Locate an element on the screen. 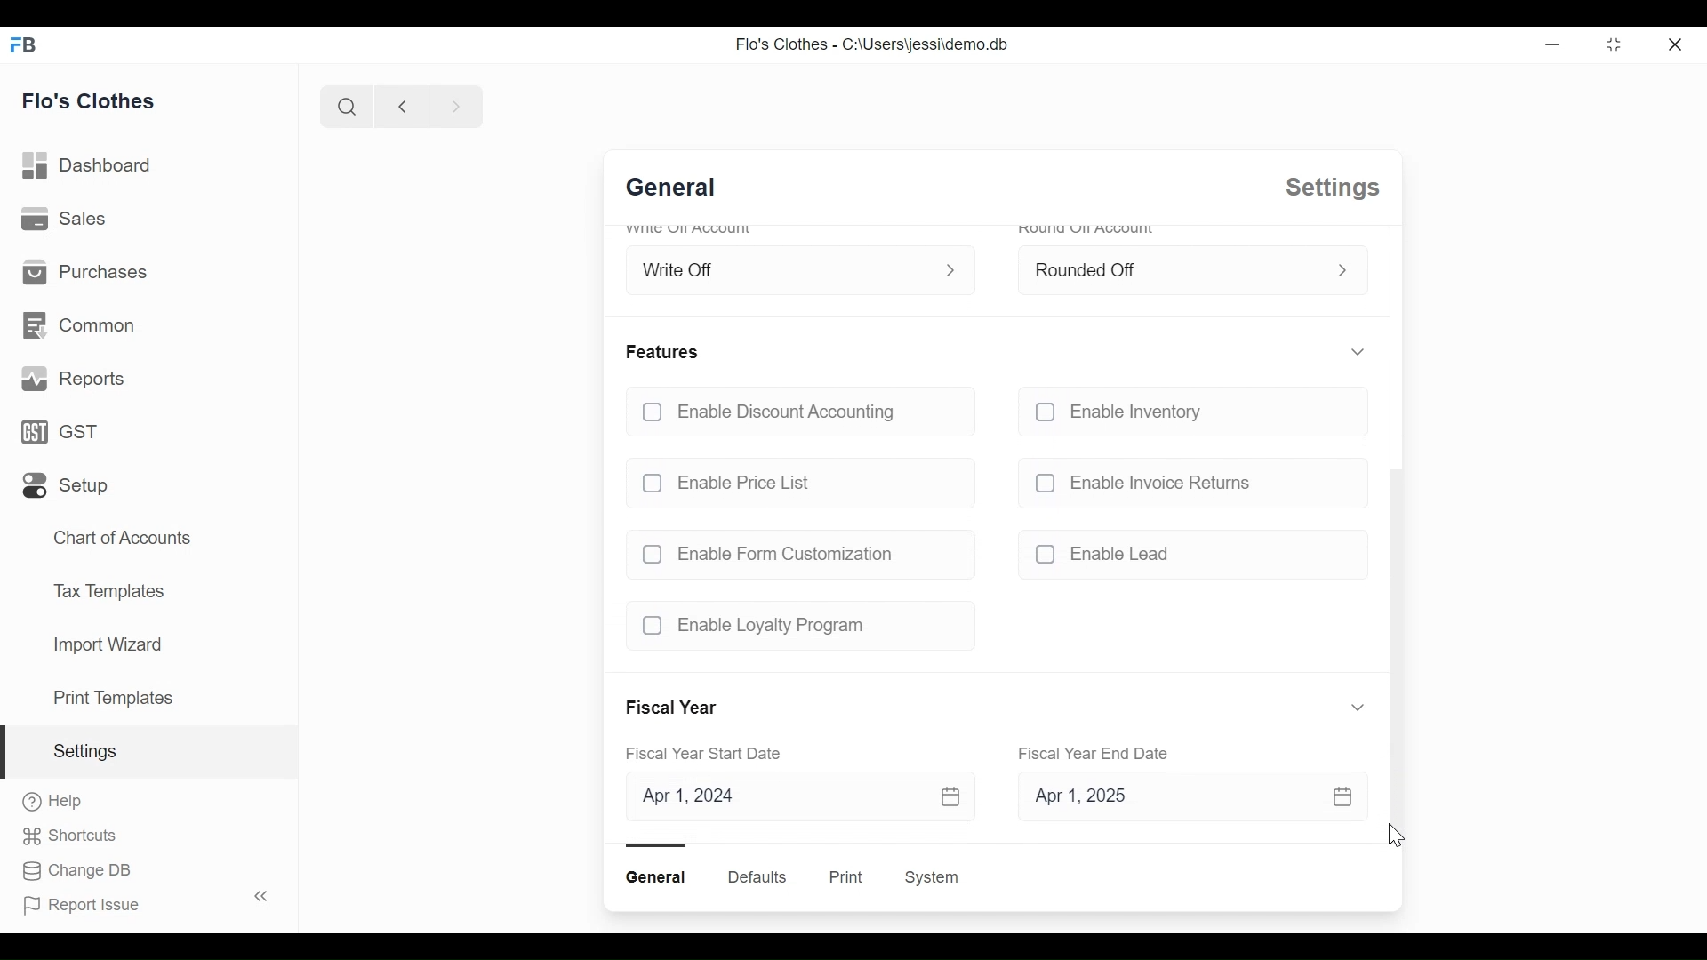 The image size is (1707, 960). Tax Templates is located at coordinates (108, 590).